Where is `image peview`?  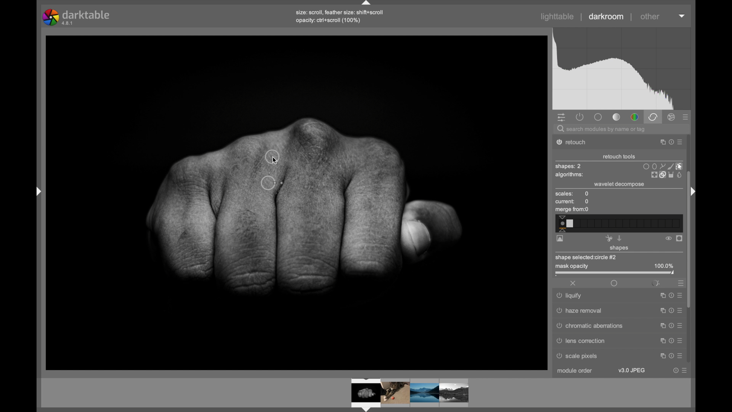 image peview is located at coordinates (402, 394).